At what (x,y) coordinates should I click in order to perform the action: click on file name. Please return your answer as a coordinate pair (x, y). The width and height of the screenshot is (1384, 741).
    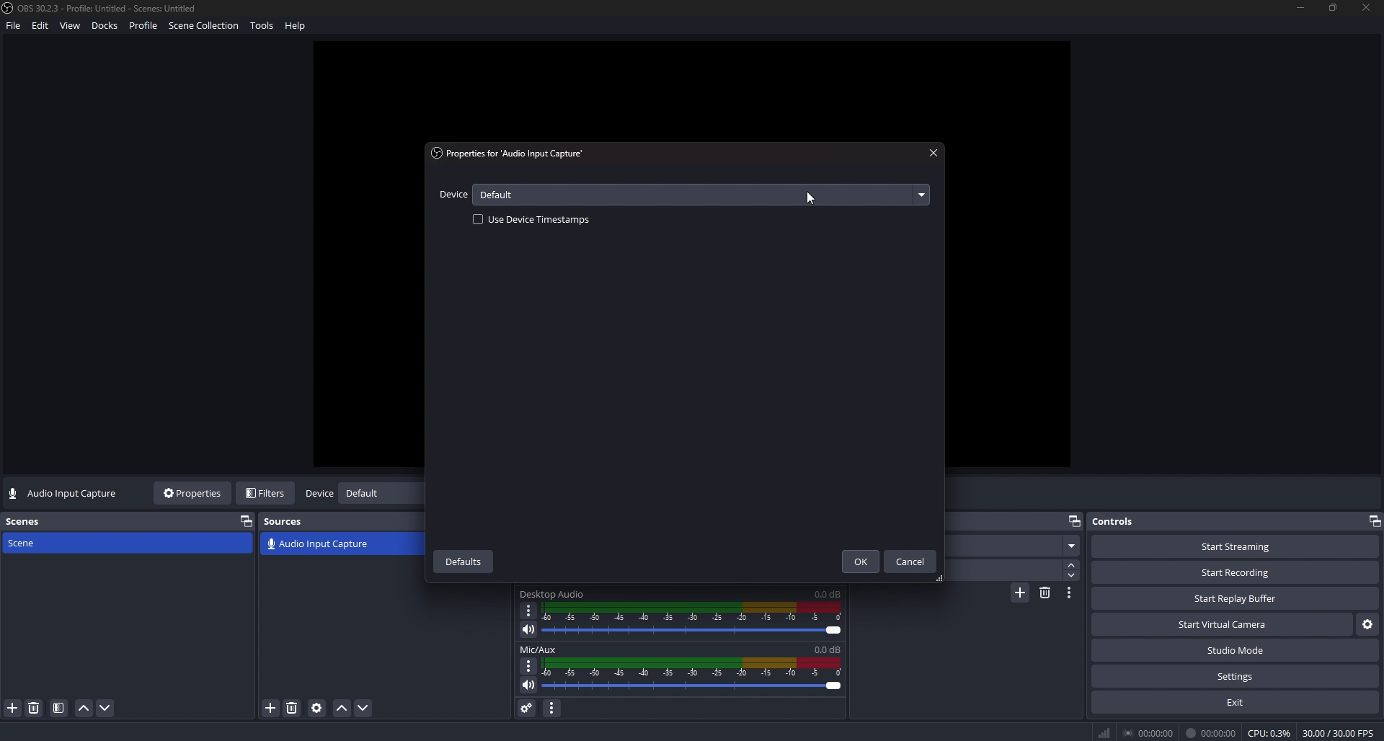
    Looking at the image, I should click on (102, 8).